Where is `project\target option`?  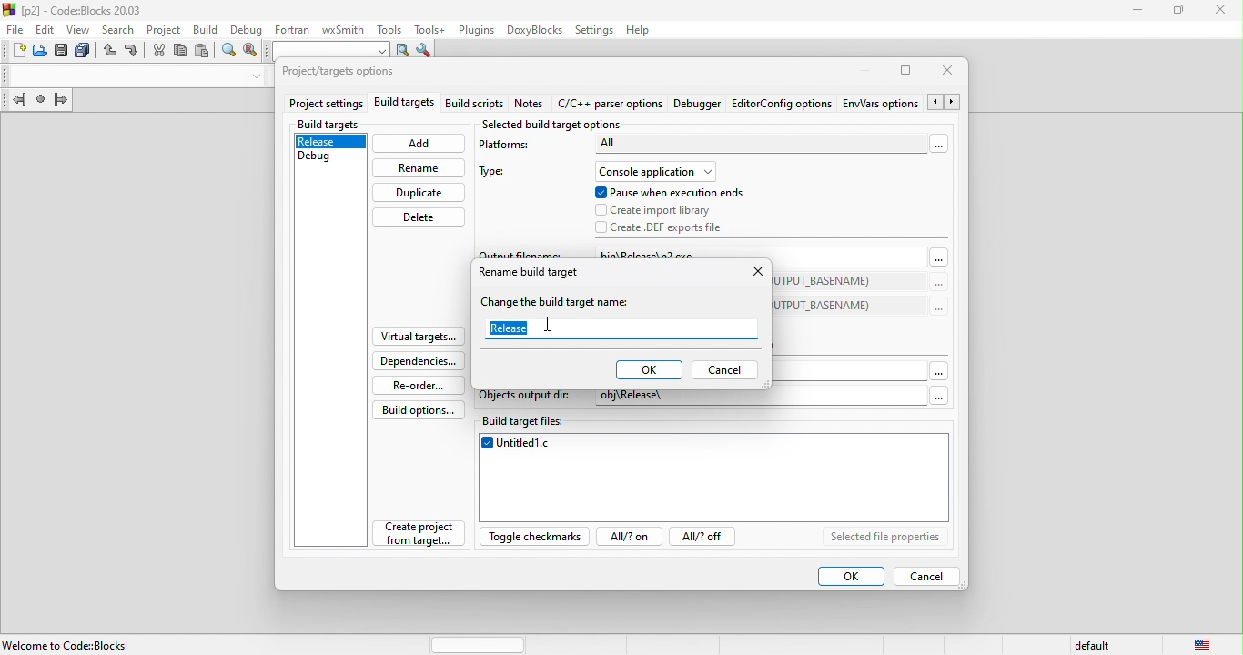 project\target option is located at coordinates (339, 73).